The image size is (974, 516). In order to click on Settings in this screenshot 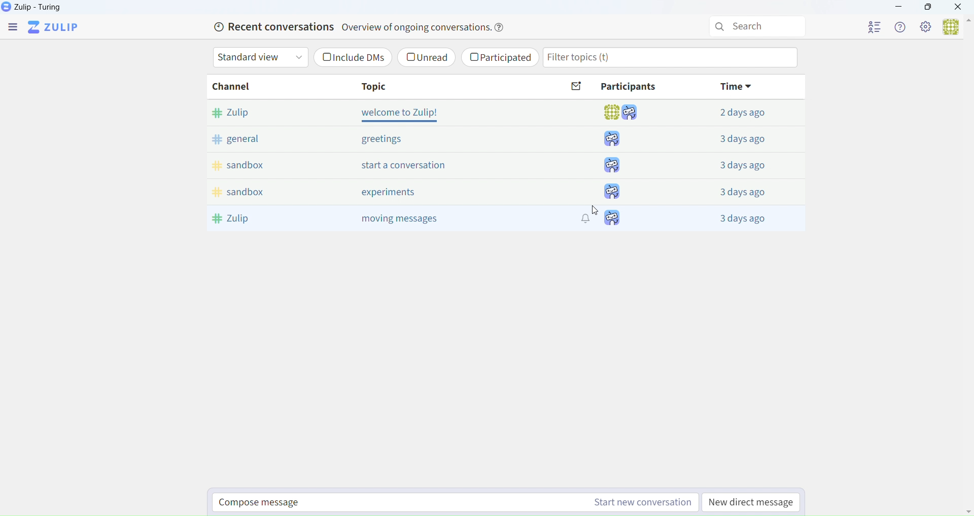, I will do `click(927, 28)`.